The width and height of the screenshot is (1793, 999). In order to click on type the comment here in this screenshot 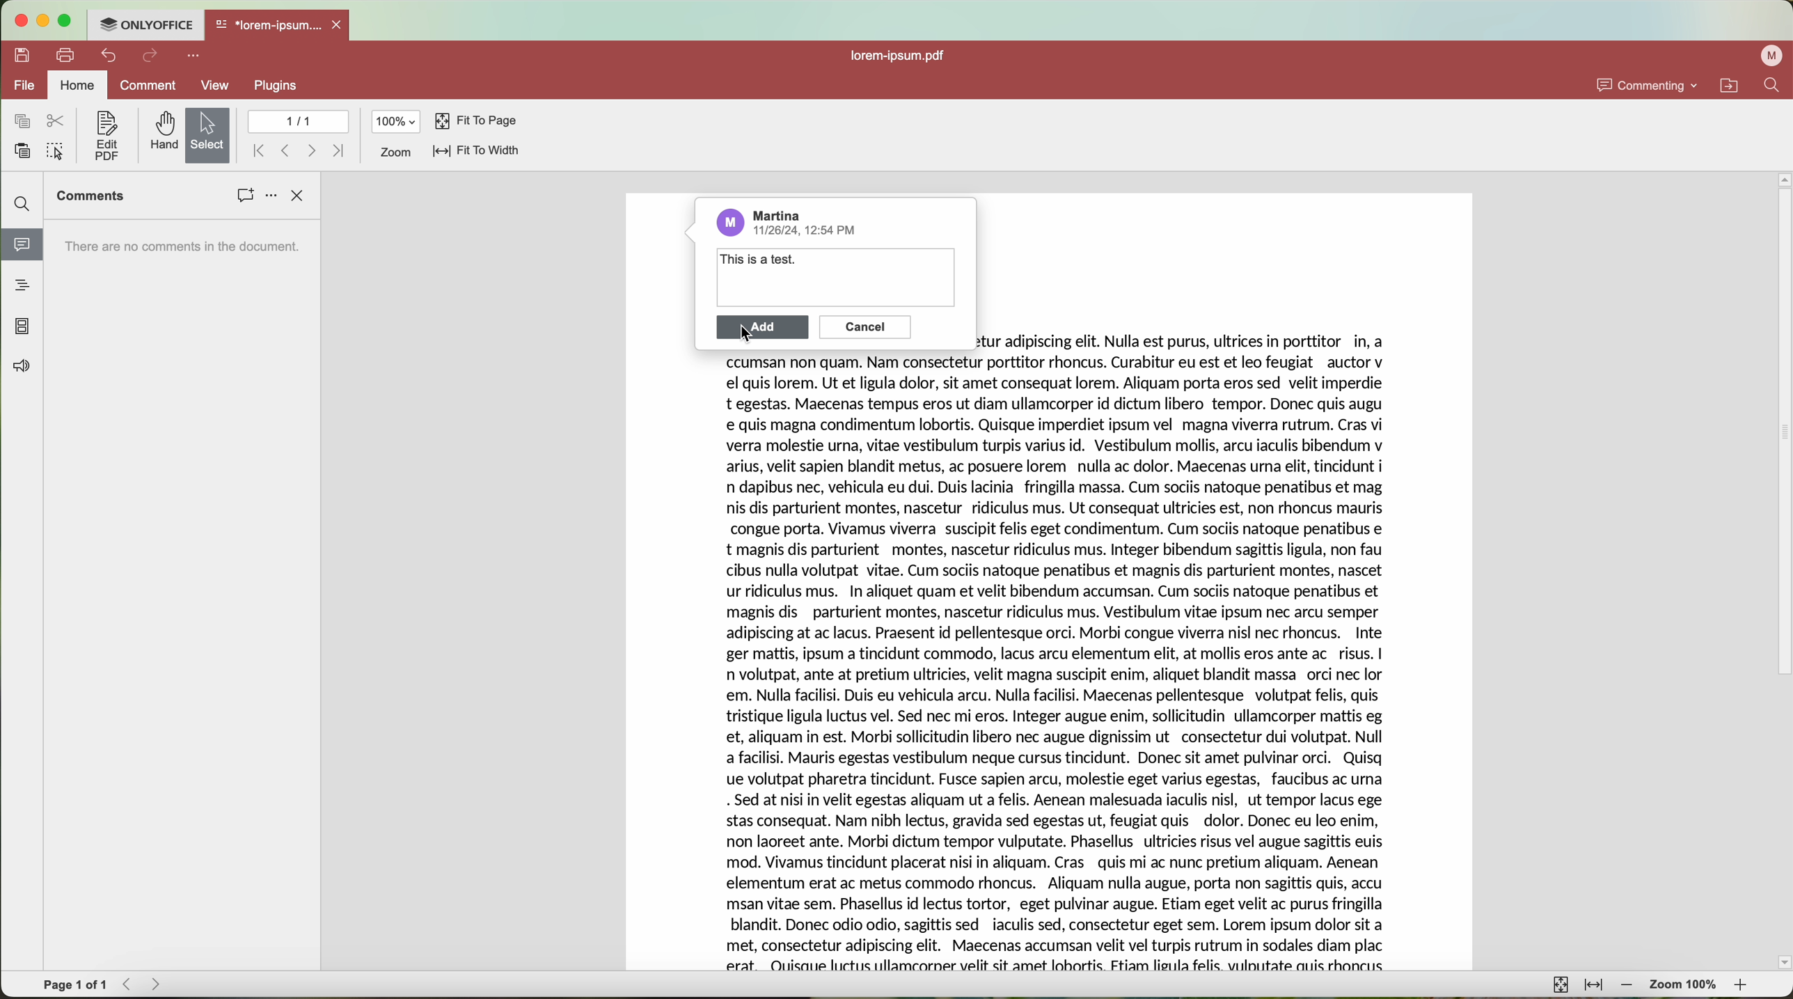, I will do `click(830, 279)`.